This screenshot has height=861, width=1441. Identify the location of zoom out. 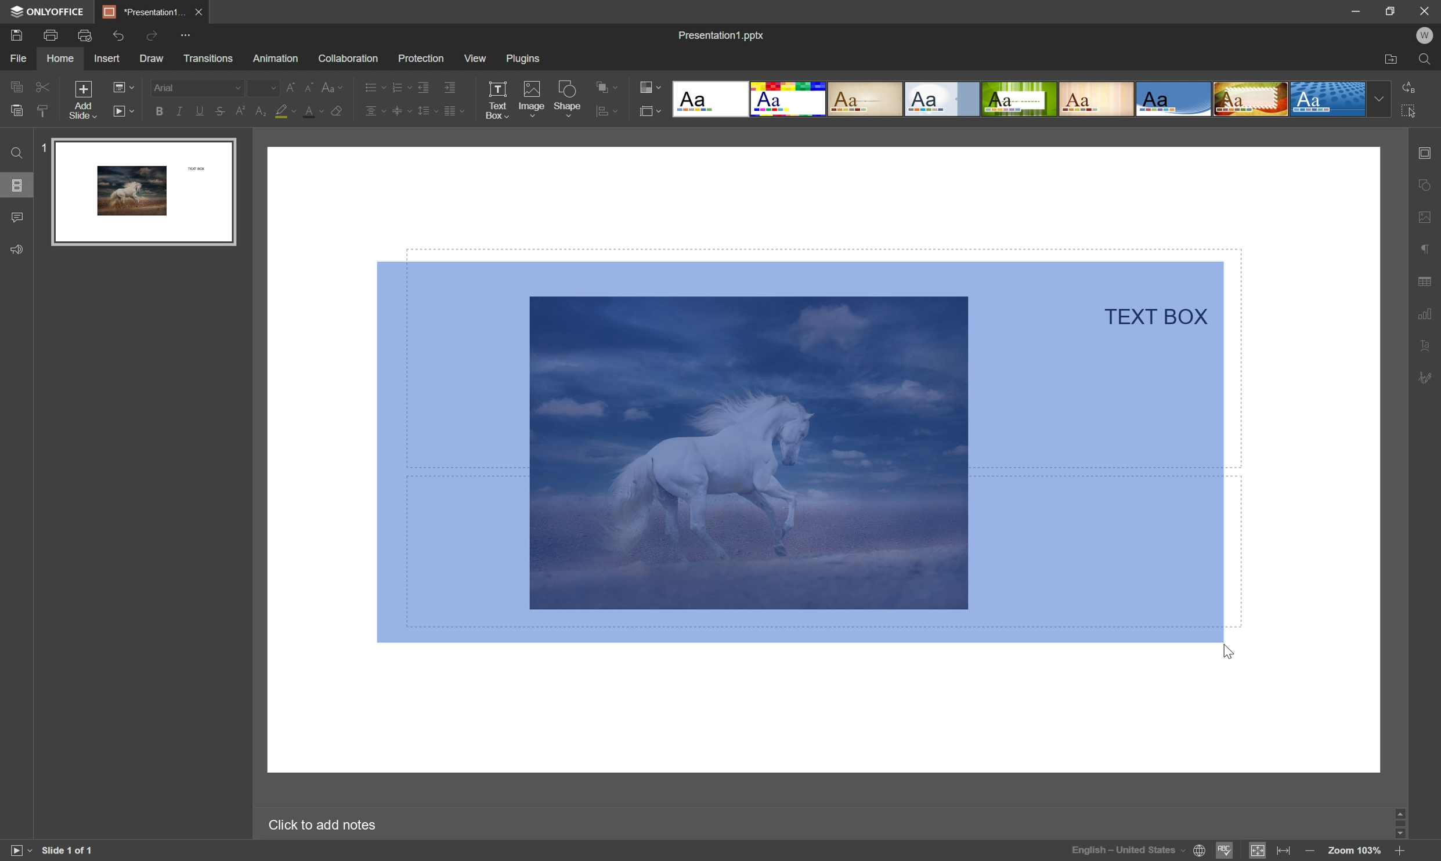
(1307, 851).